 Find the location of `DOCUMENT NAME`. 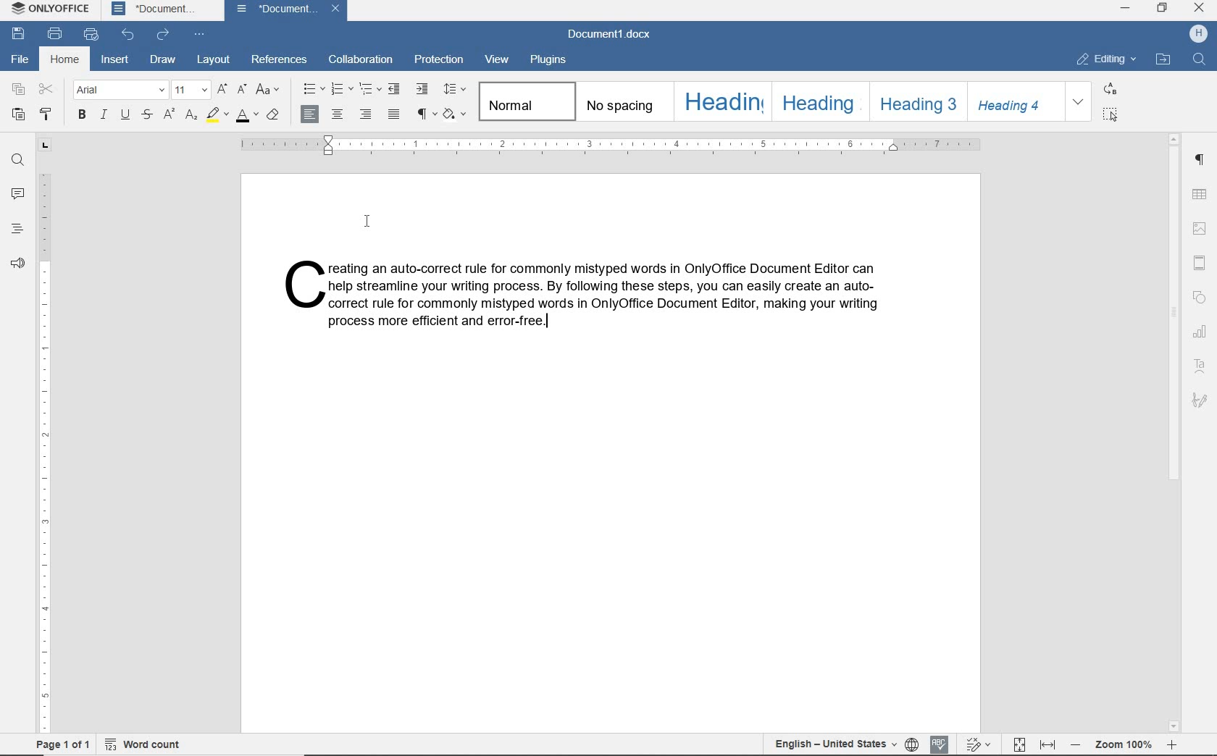

DOCUMENT NAME is located at coordinates (154, 9).